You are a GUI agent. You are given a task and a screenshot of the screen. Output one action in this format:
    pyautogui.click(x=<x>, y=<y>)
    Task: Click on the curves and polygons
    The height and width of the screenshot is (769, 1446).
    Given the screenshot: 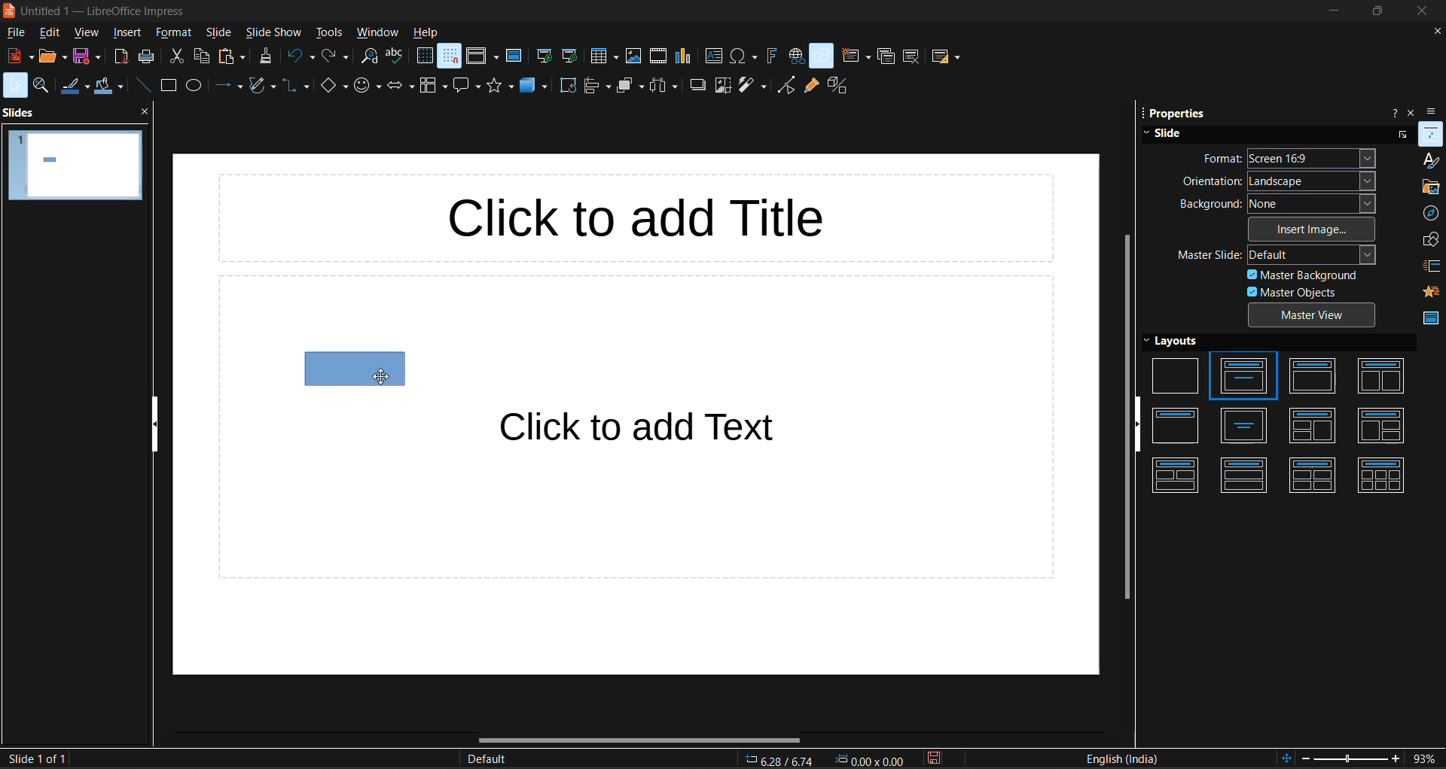 What is the action you would take?
    pyautogui.click(x=261, y=86)
    